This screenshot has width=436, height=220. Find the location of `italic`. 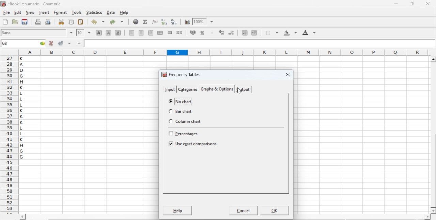

italic is located at coordinates (109, 32).